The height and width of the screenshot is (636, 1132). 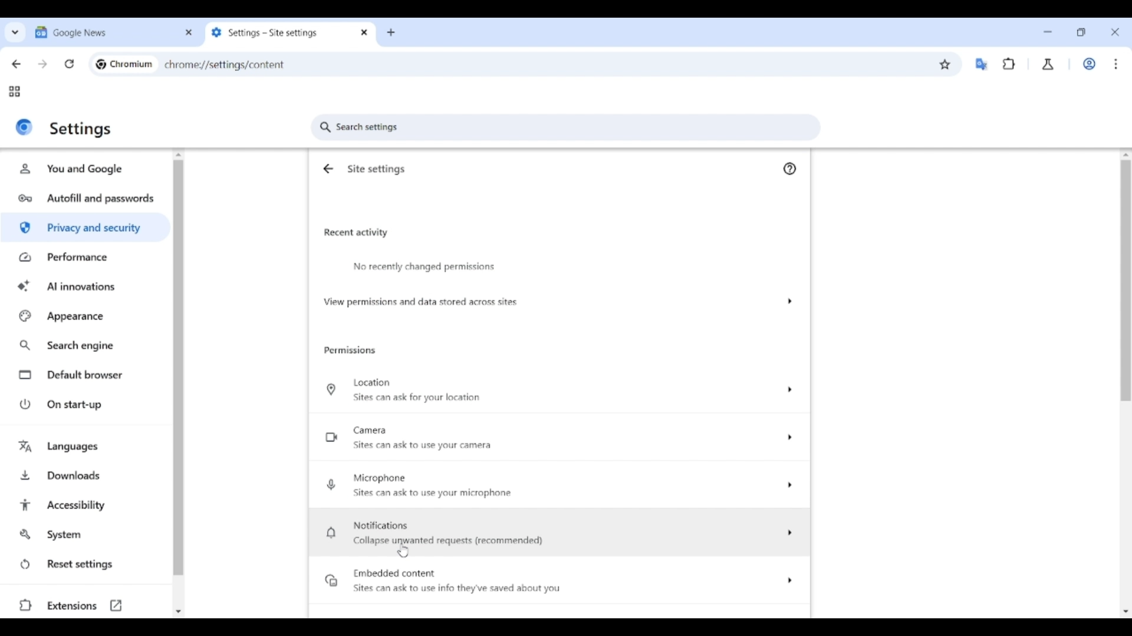 What do you see at coordinates (423, 267) in the screenshot?
I see `No recently changed permissions` at bounding box center [423, 267].